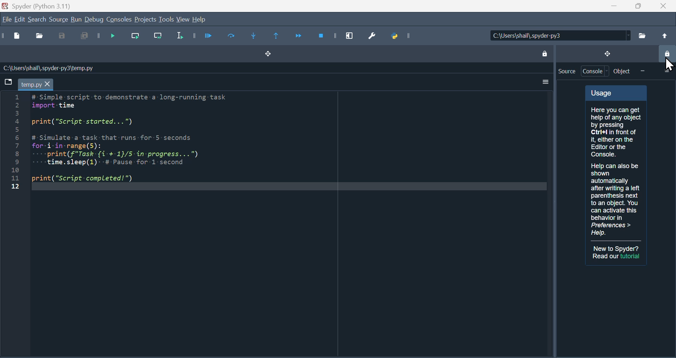  Describe the element at coordinates (232, 36) in the screenshot. I see `run current file` at that location.